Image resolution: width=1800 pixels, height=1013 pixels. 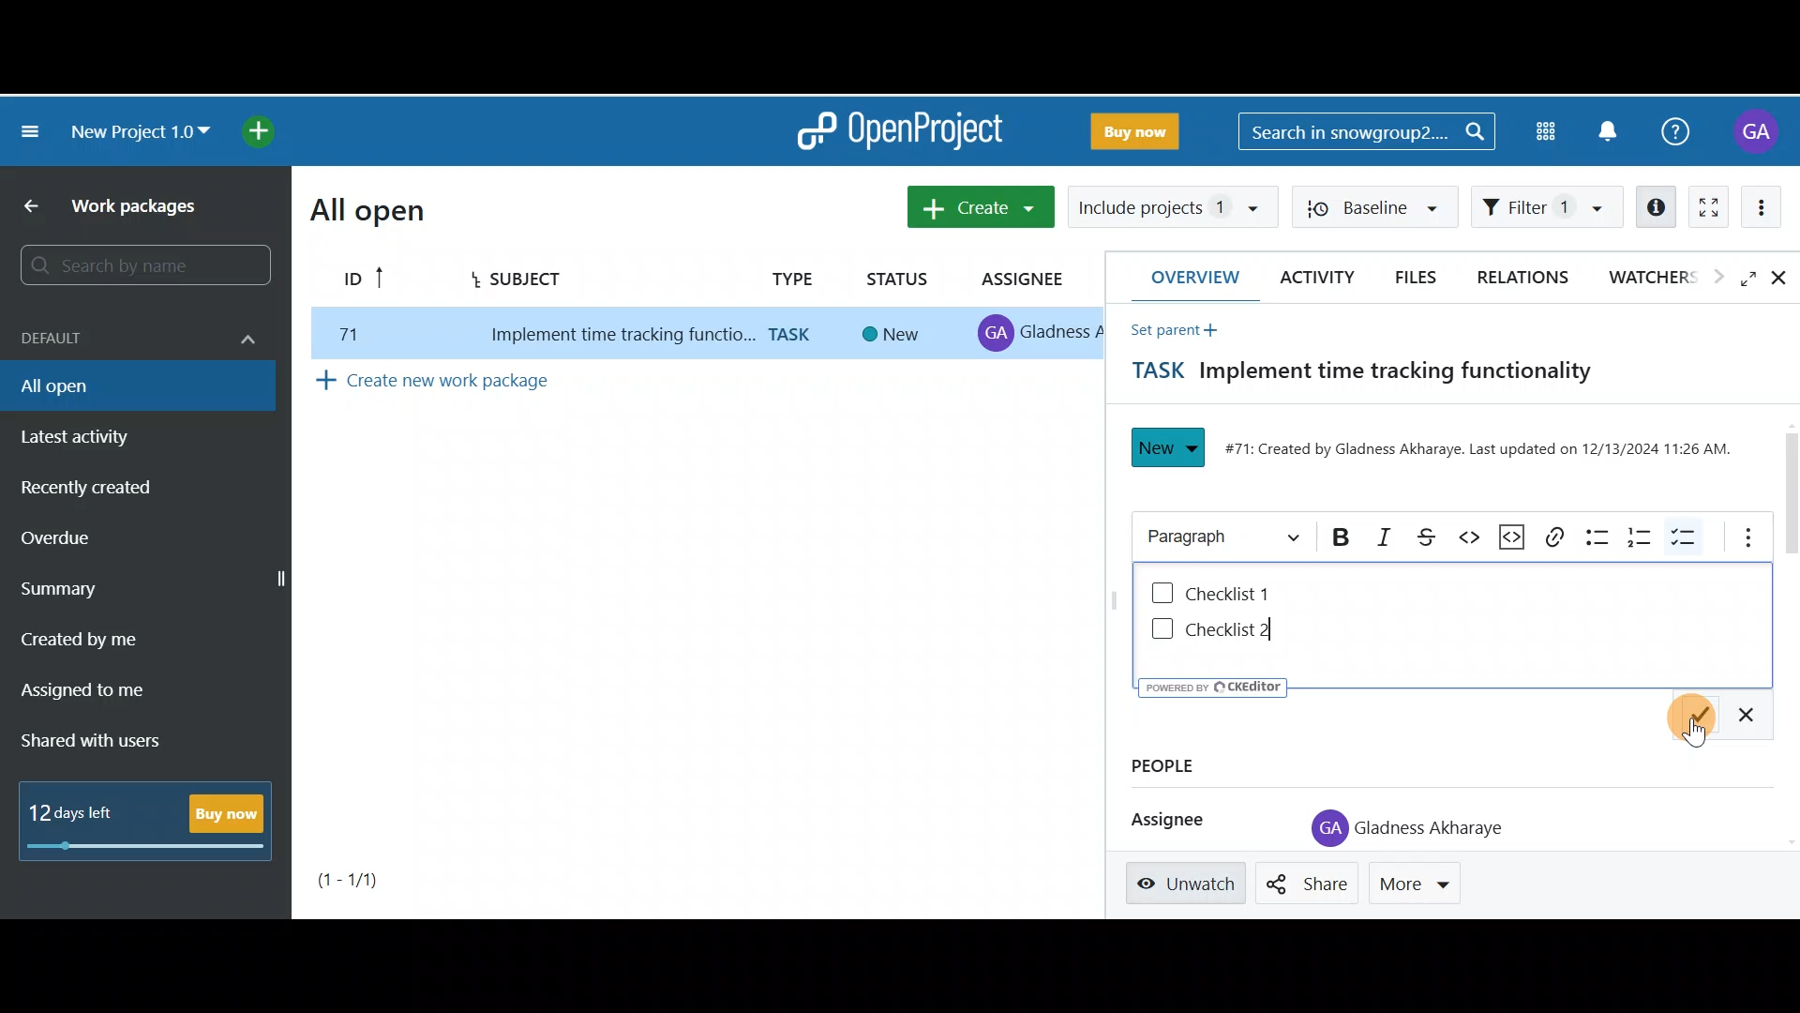 What do you see at coordinates (101, 740) in the screenshot?
I see `Shared with users` at bounding box center [101, 740].